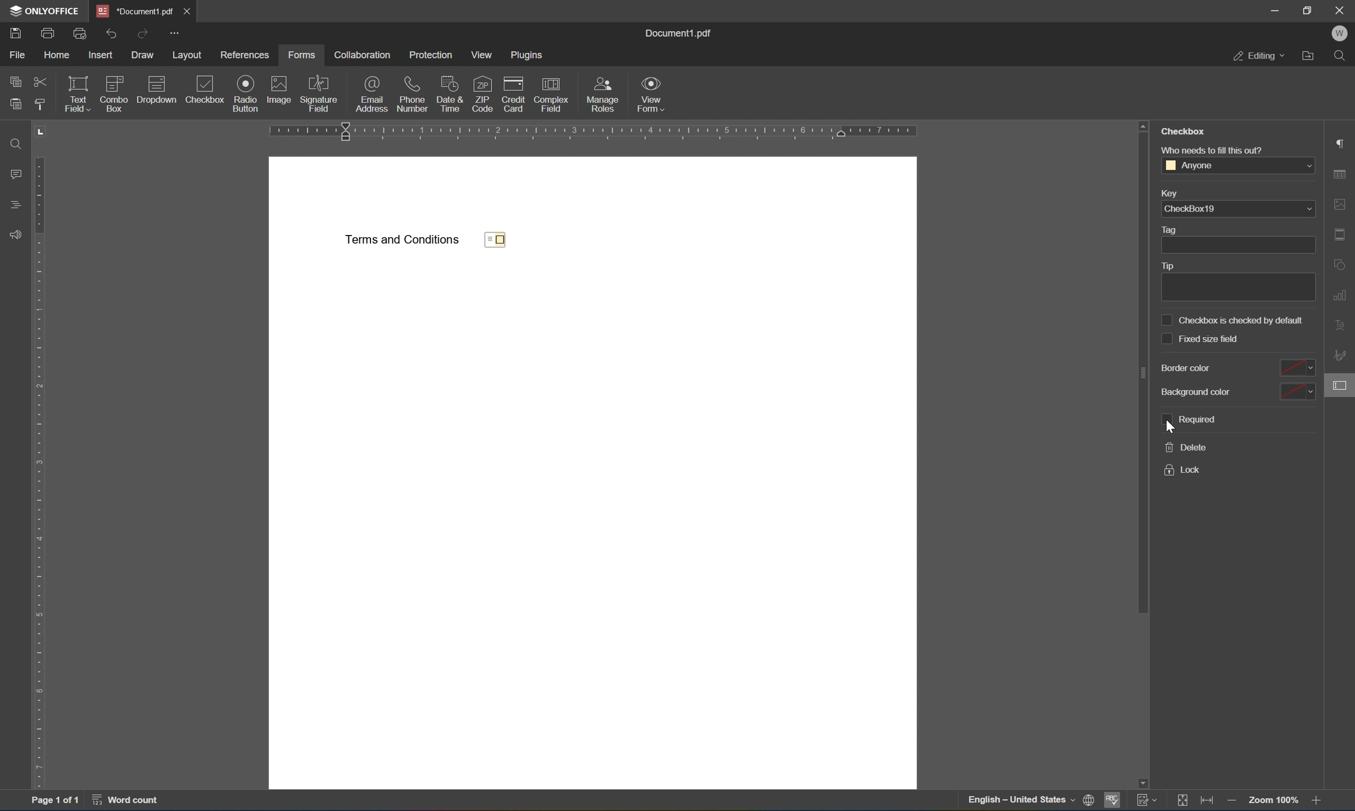 The image size is (1355, 811). What do you see at coordinates (278, 84) in the screenshot?
I see `icon` at bounding box center [278, 84].